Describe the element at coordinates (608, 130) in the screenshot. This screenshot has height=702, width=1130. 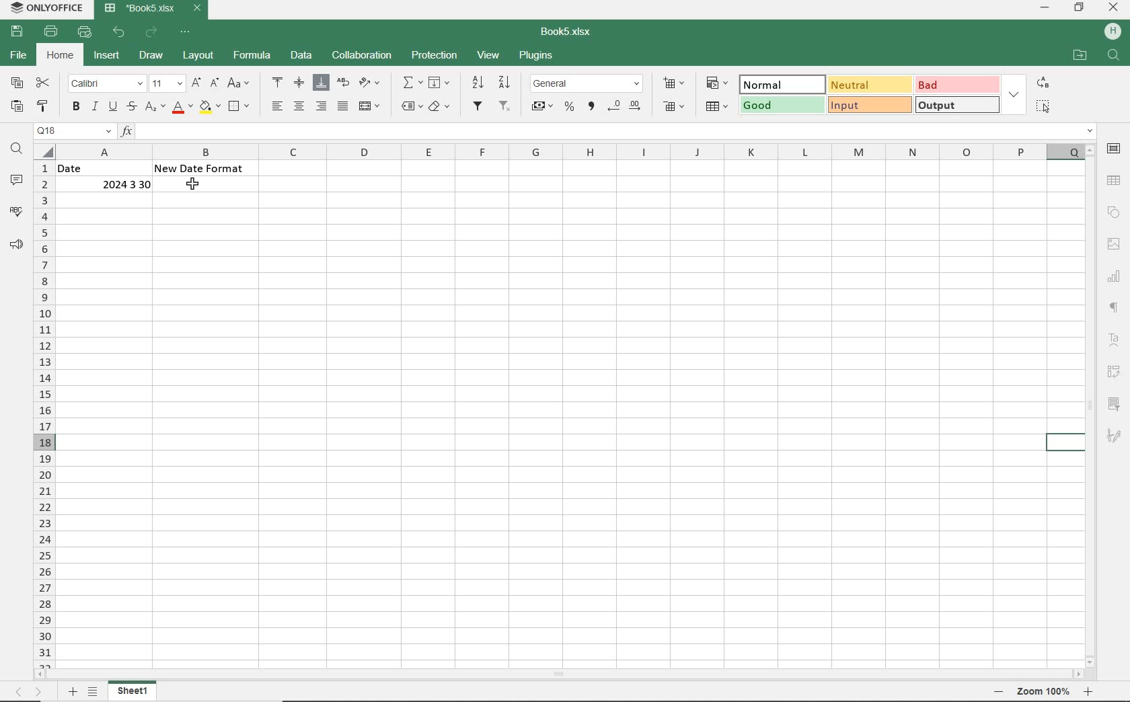
I see `INPUT FUNCTION` at that location.